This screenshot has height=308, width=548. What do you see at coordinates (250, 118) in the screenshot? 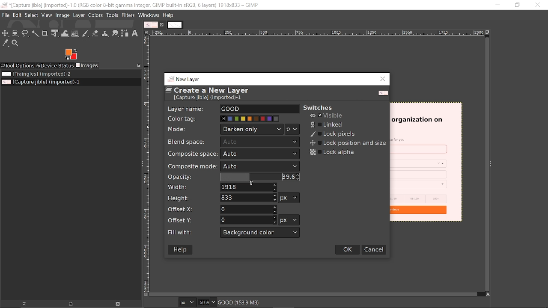
I see `Color tag` at bounding box center [250, 118].